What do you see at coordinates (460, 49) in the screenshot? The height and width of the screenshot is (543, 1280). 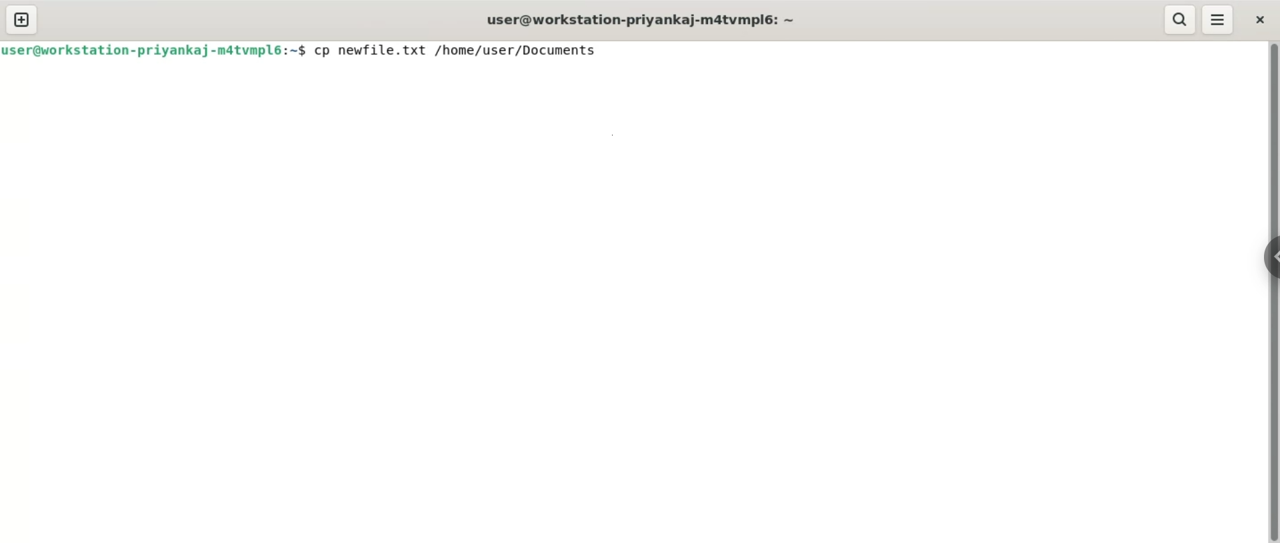 I see `cp newfile.txt /home/user/Documents` at bounding box center [460, 49].